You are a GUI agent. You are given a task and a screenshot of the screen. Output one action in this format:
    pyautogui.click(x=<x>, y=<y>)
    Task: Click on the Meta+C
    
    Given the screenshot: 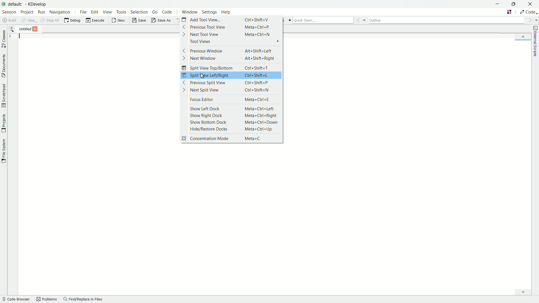 What is the action you would take?
    pyautogui.click(x=255, y=139)
    